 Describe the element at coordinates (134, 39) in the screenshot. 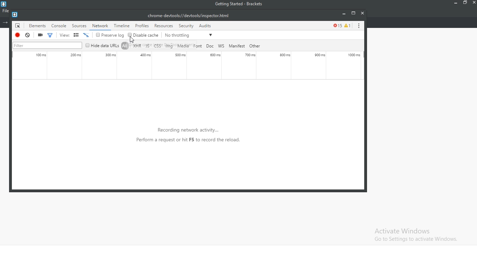

I see `cursor` at that location.